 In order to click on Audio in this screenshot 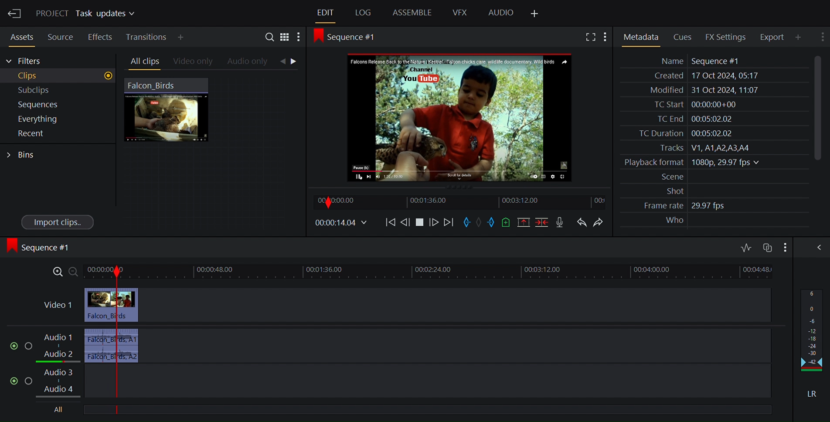, I will do `click(500, 14)`.